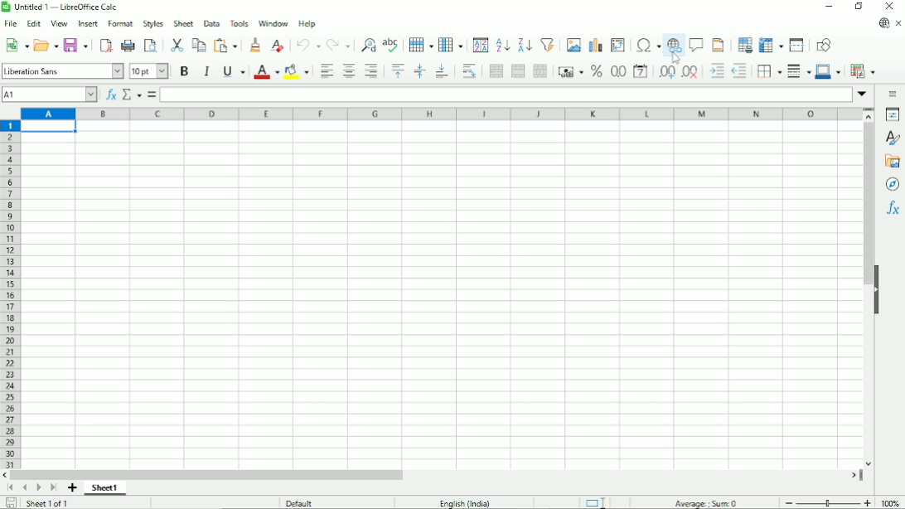 This screenshot has width=905, height=509. I want to click on styles, so click(154, 23).